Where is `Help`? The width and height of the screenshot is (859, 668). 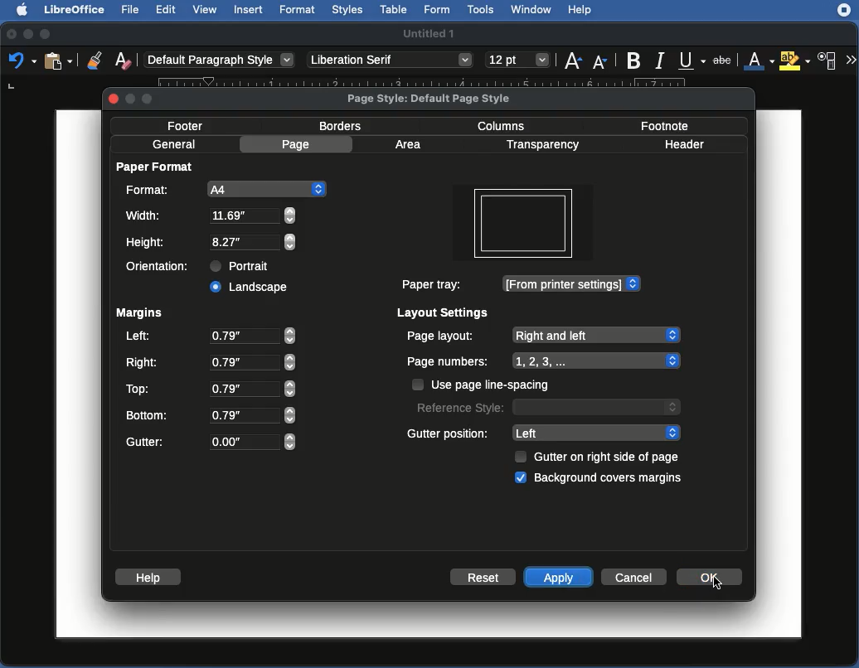 Help is located at coordinates (584, 10).